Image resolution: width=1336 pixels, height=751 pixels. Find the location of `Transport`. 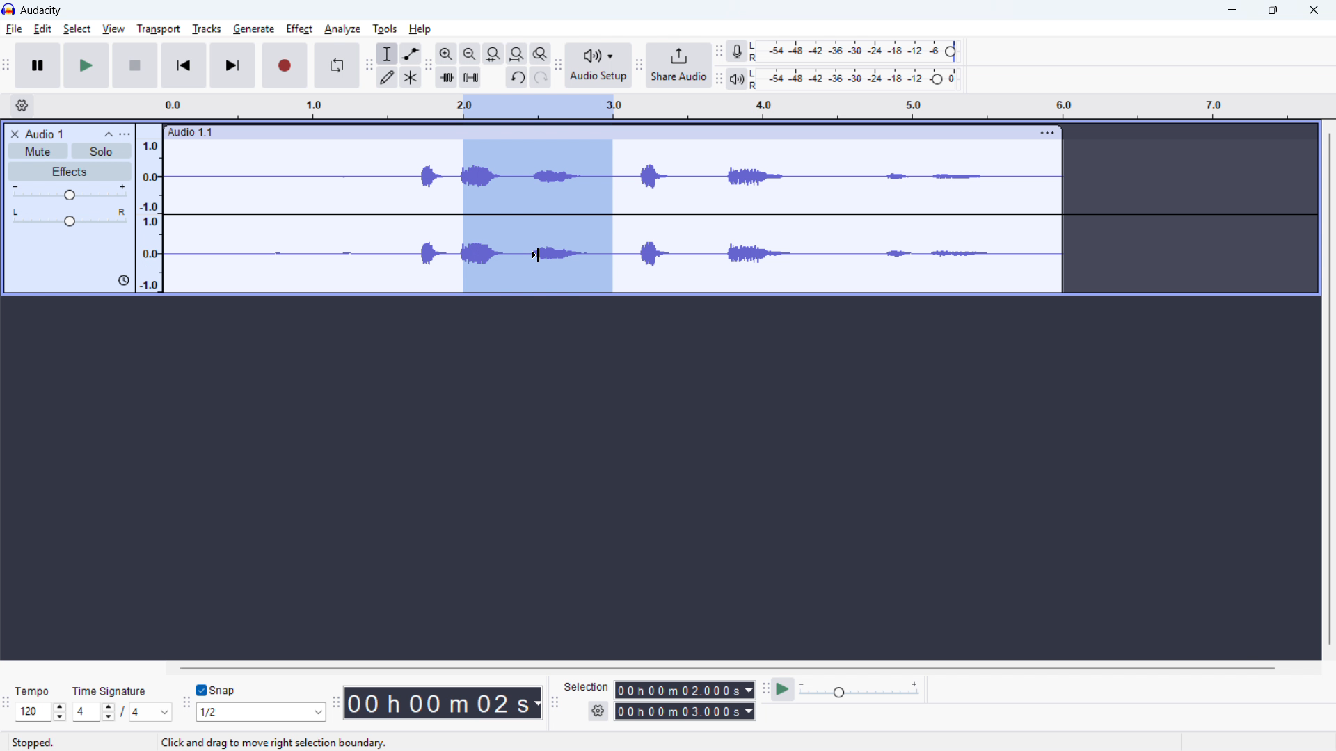

Transport is located at coordinates (159, 29).